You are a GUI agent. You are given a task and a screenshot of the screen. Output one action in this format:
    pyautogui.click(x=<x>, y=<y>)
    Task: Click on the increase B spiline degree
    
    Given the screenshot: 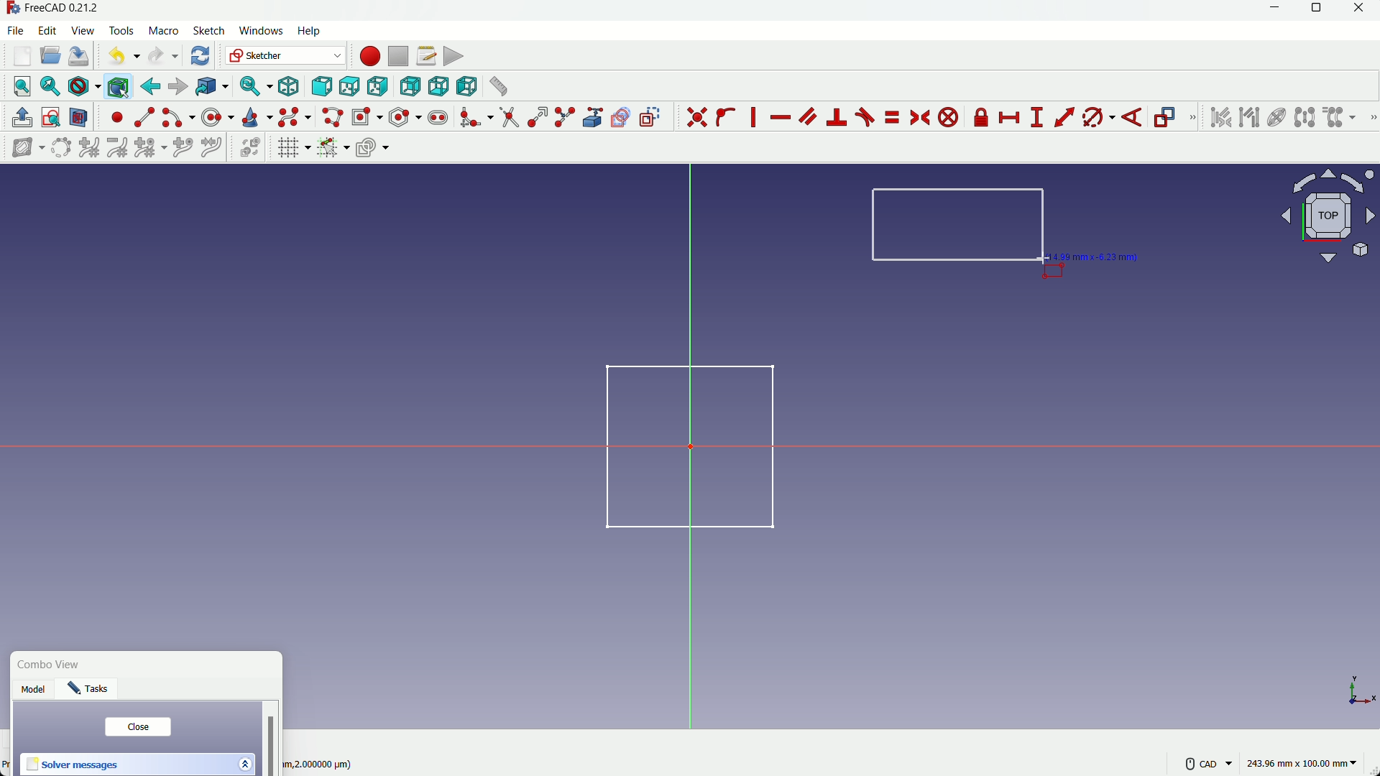 What is the action you would take?
    pyautogui.click(x=91, y=148)
    